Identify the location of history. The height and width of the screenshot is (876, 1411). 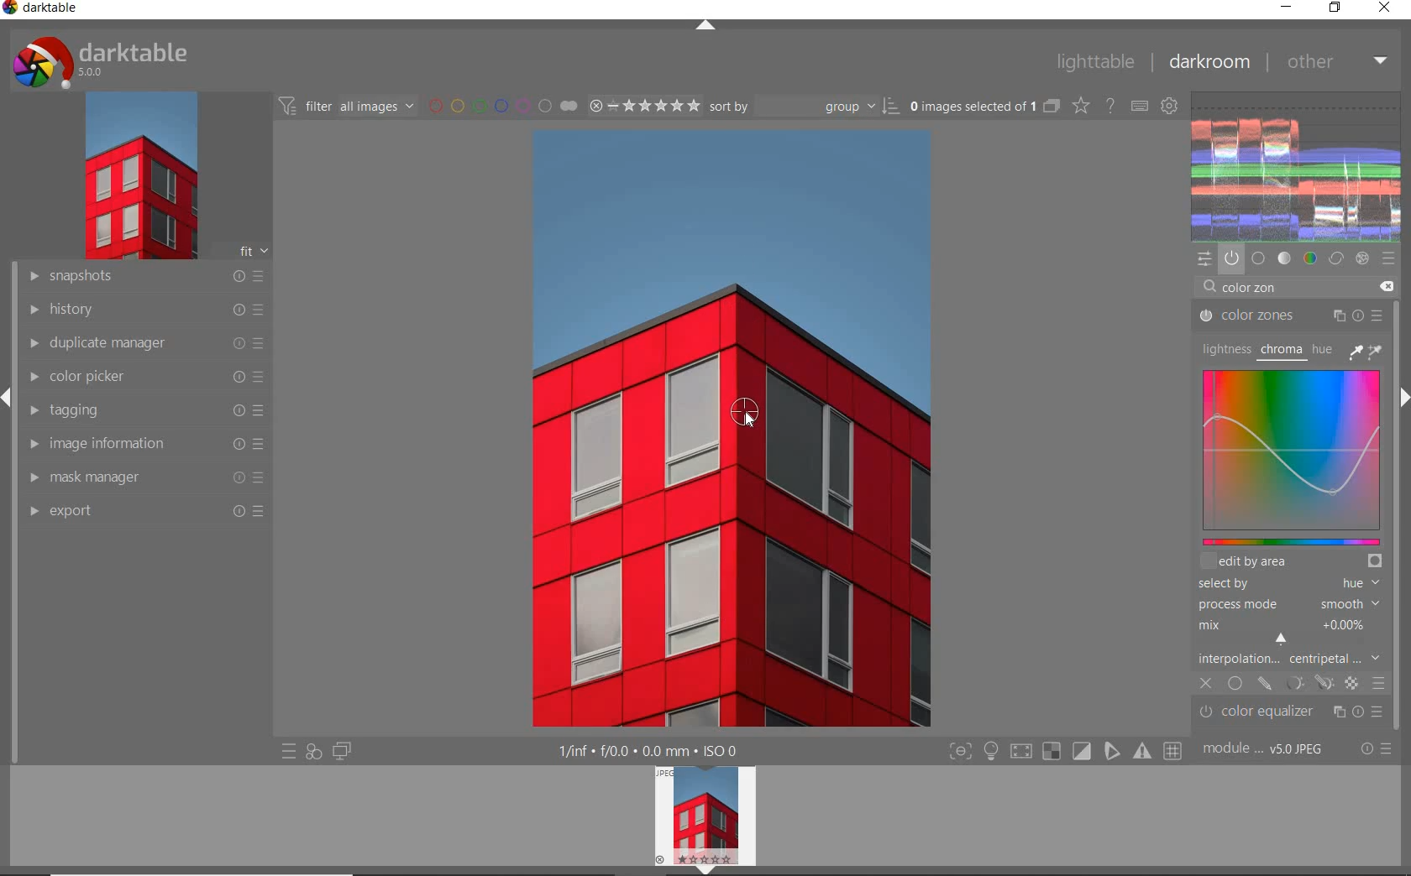
(142, 310).